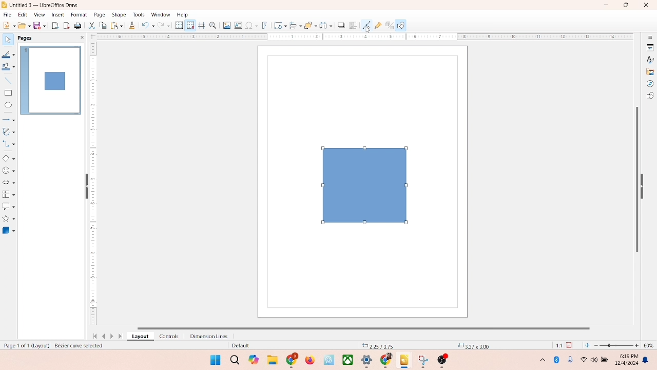 The image size is (657, 370). Describe the element at coordinates (179, 26) in the screenshot. I see `show grid` at that location.